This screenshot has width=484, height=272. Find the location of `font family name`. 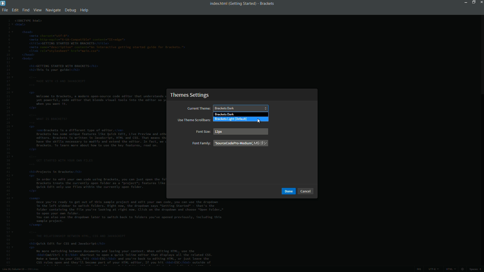

font family name is located at coordinates (240, 143).